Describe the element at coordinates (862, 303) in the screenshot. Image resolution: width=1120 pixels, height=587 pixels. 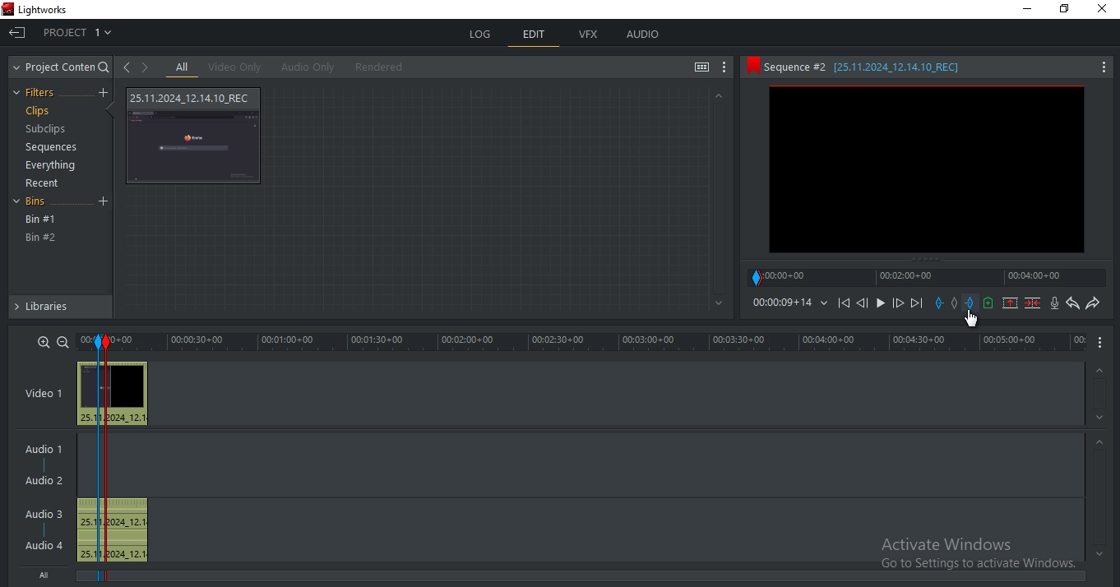
I see `Previous` at that location.